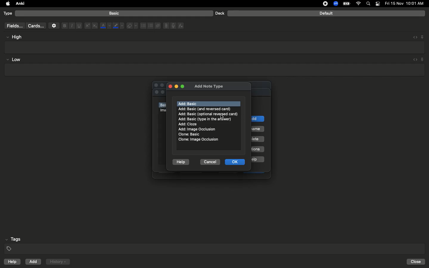  What do you see at coordinates (214, 70) in the screenshot?
I see `Textbox` at bounding box center [214, 70].